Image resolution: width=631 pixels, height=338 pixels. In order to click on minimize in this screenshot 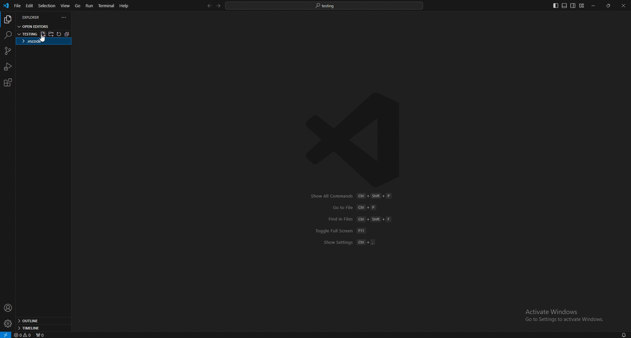, I will do `click(594, 6)`.